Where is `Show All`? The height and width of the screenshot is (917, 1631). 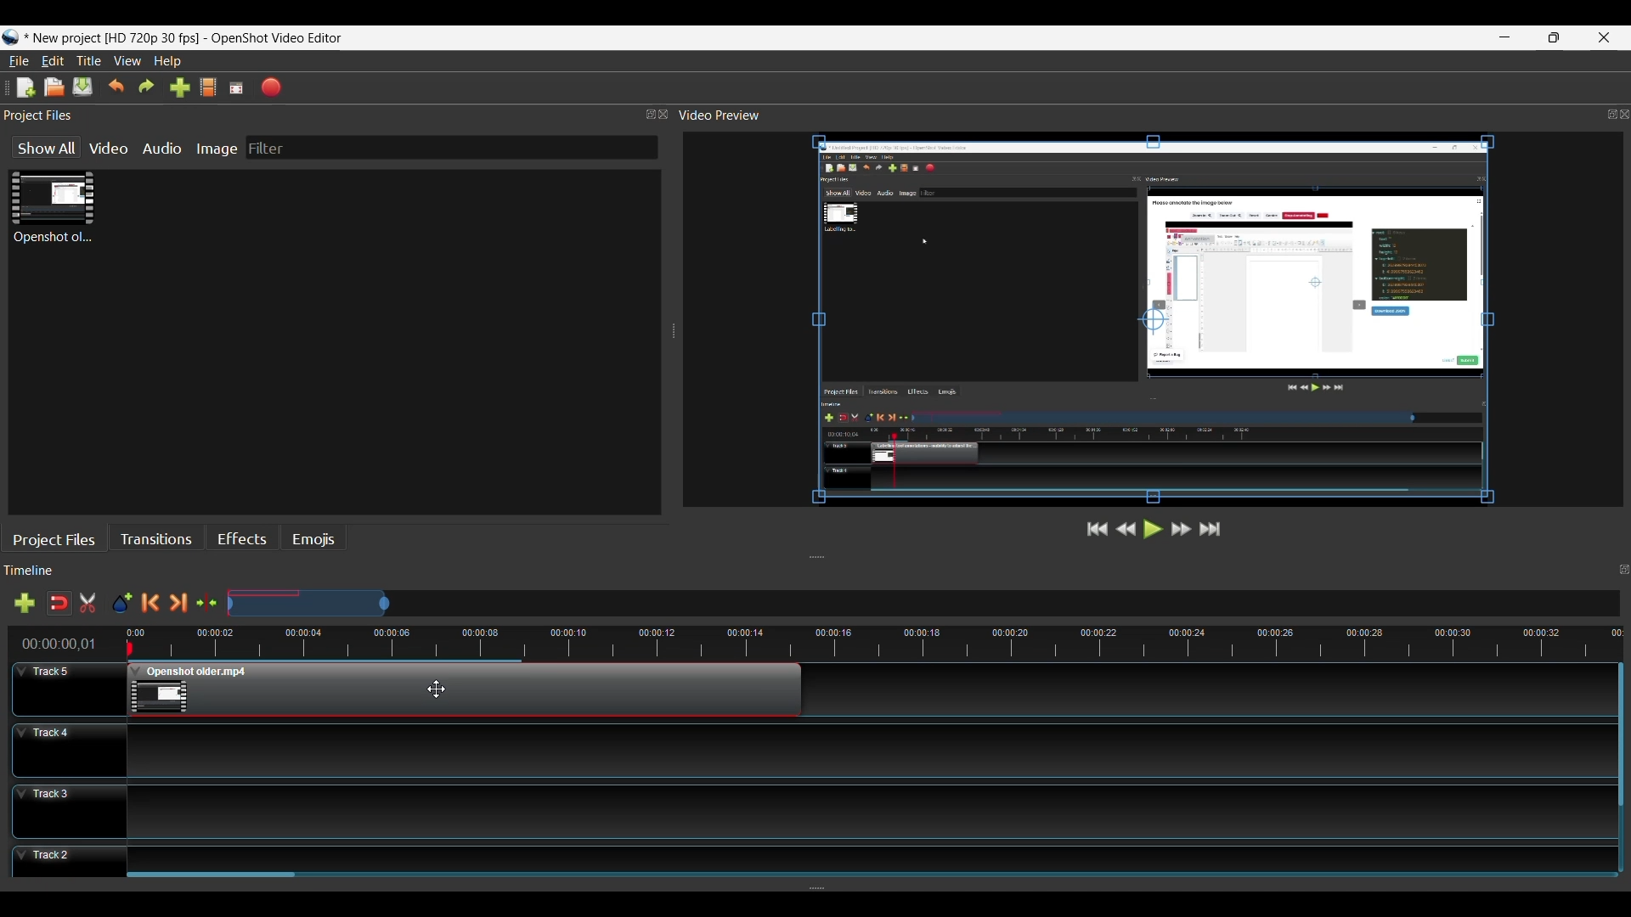
Show All is located at coordinates (44, 148).